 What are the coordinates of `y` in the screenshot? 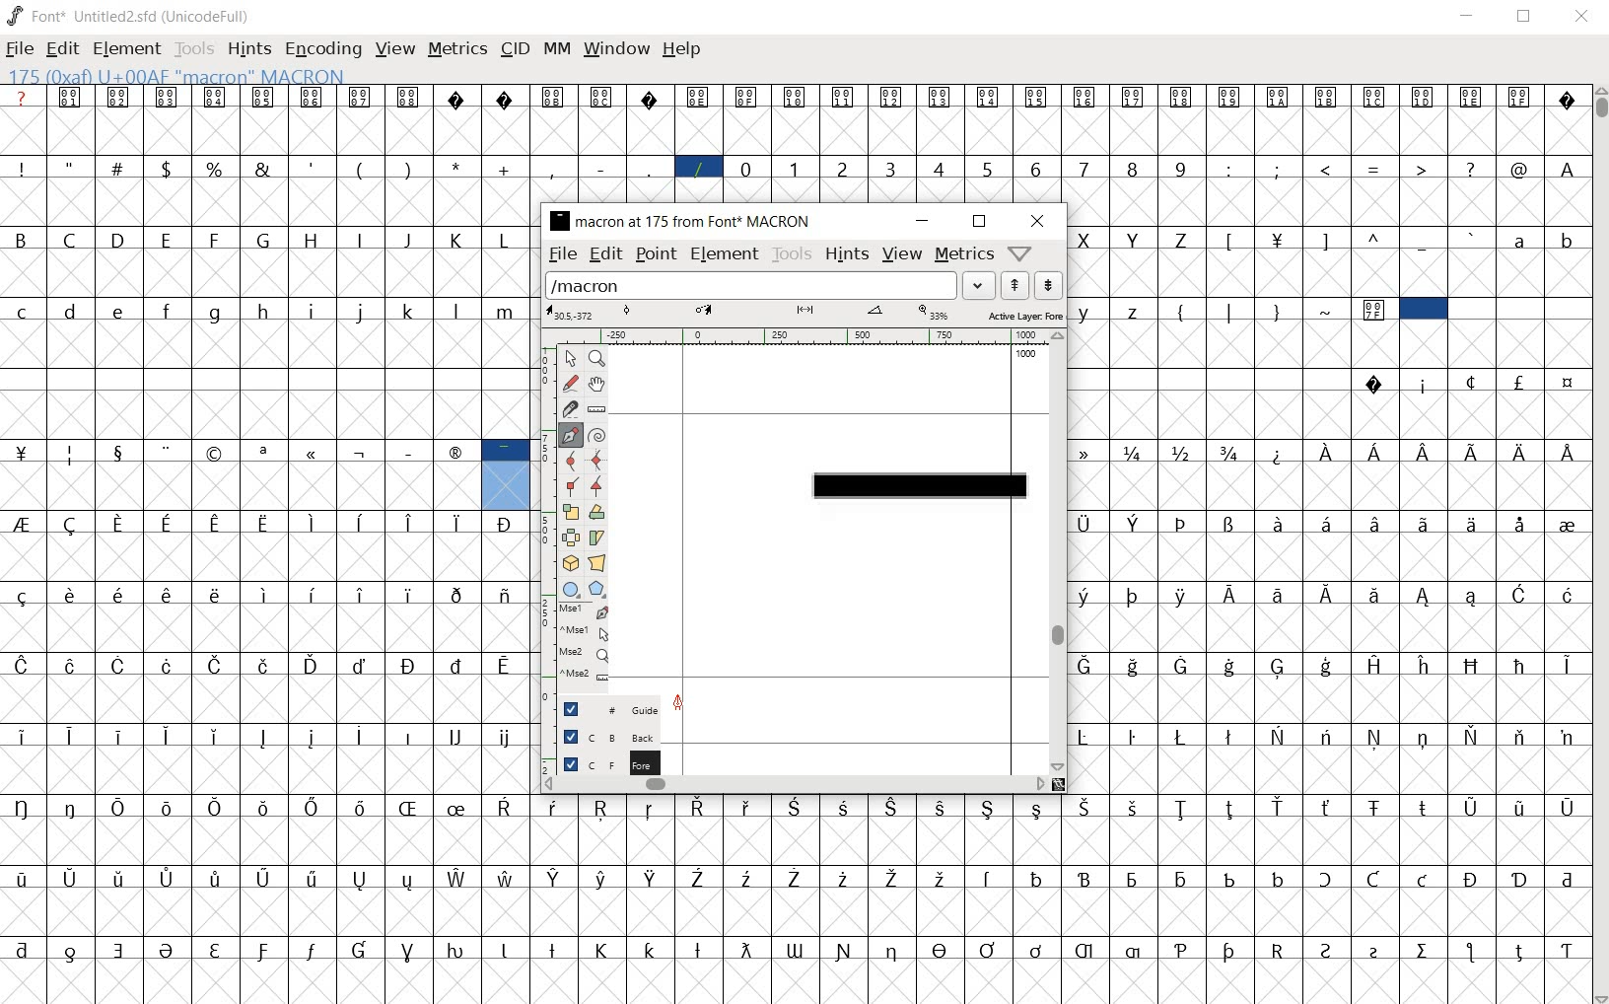 It's located at (1086, 311).